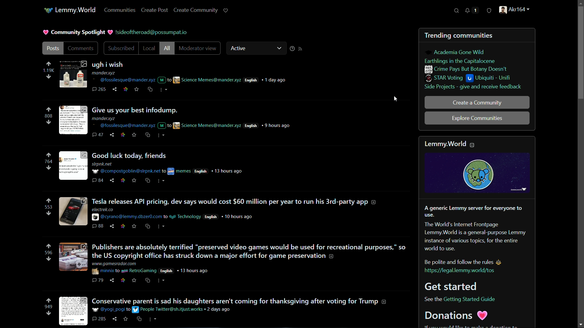 The height and width of the screenshot is (328, 584). What do you see at coordinates (179, 171) in the screenshot?
I see `memes` at bounding box center [179, 171].